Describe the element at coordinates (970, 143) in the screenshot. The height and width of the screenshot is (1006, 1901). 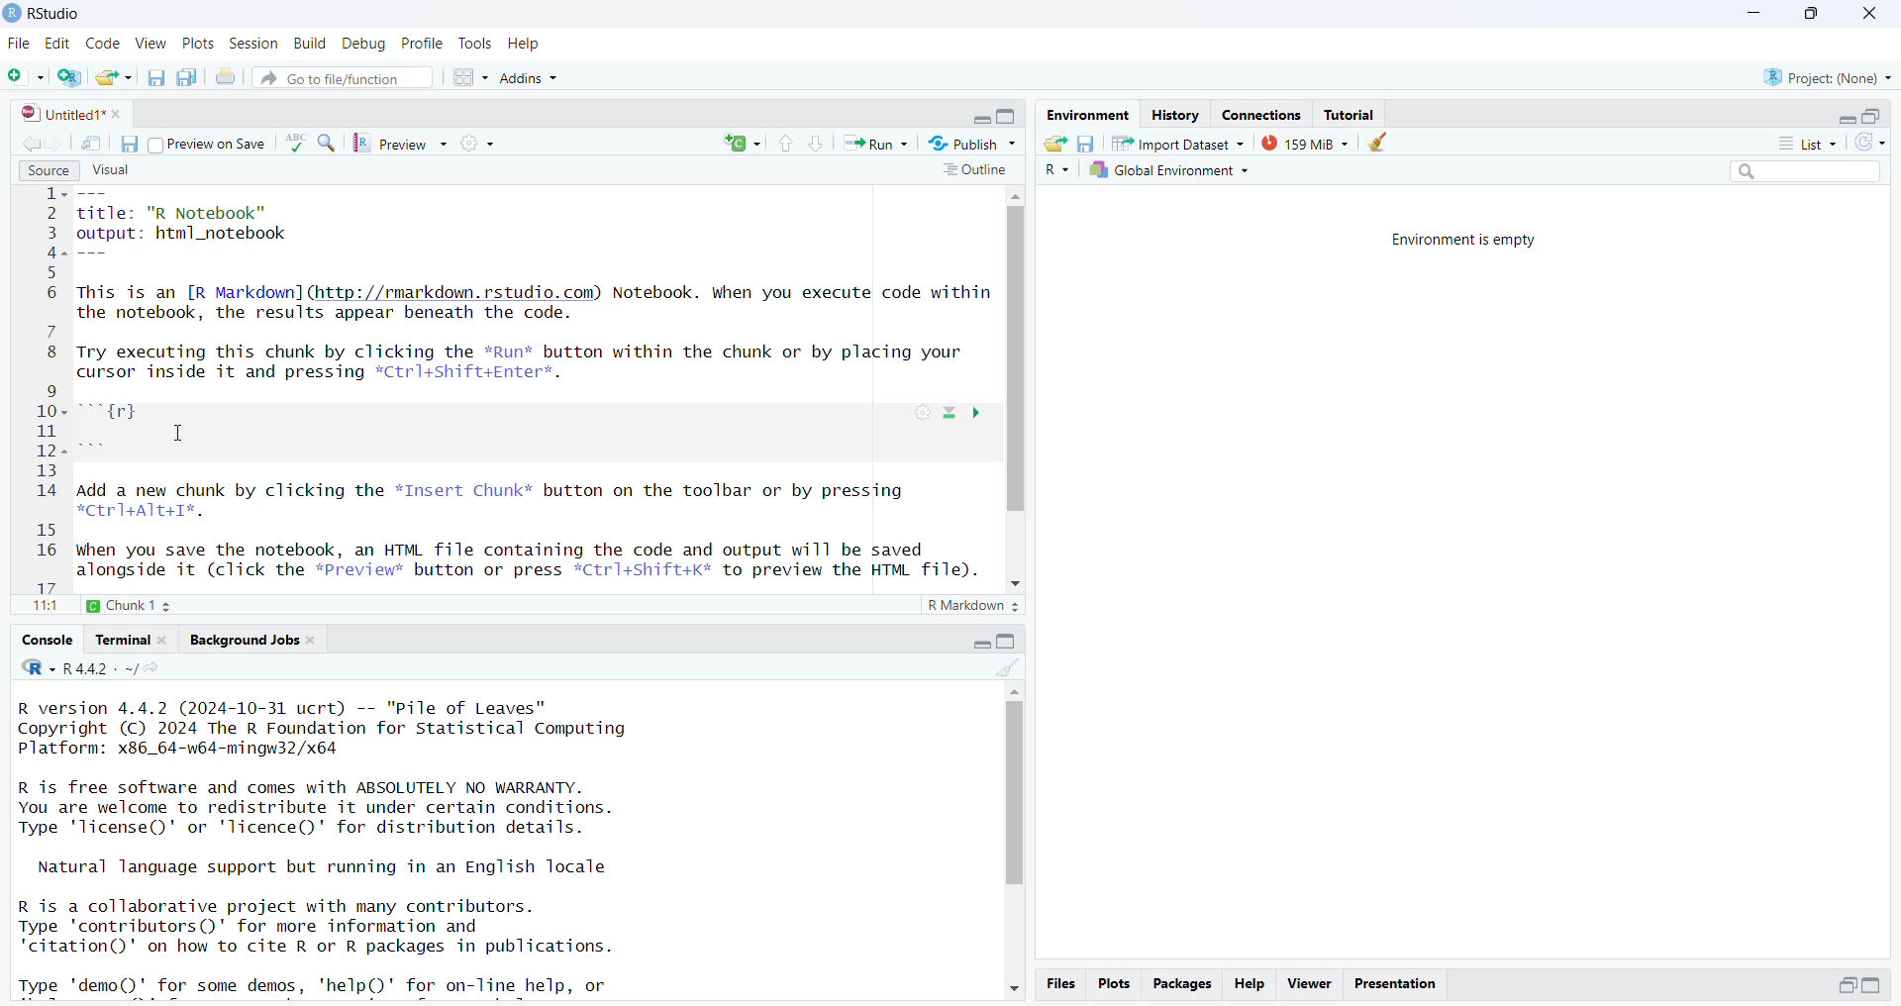
I see `publish` at that location.